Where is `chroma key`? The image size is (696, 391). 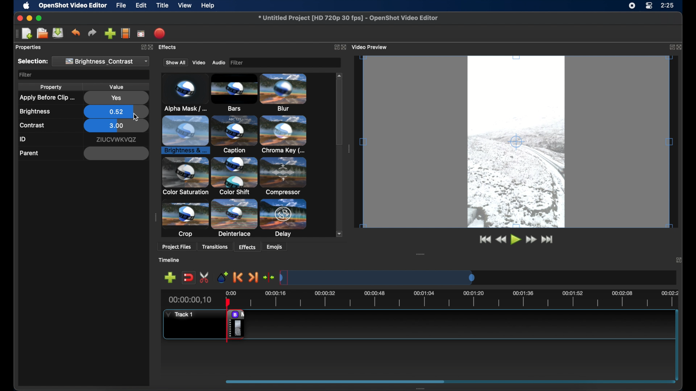
chroma key is located at coordinates (185, 135).